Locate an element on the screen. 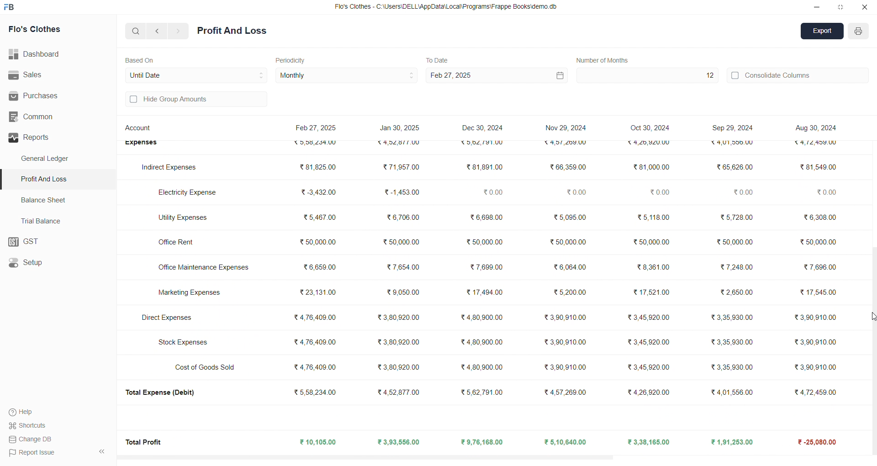 Image resolution: width=877 pixels, height=466 pixels. Shortcuts is located at coordinates (30, 425).